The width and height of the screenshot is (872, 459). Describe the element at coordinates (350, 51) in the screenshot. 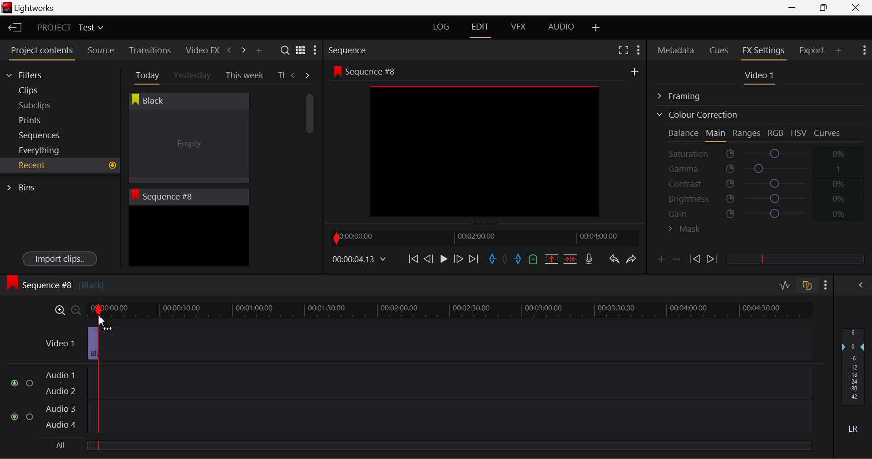

I see `Sequence Preview Section` at that location.